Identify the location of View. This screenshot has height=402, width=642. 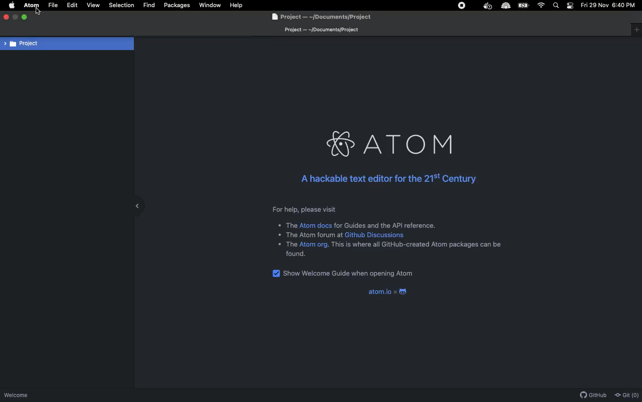
(93, 5).